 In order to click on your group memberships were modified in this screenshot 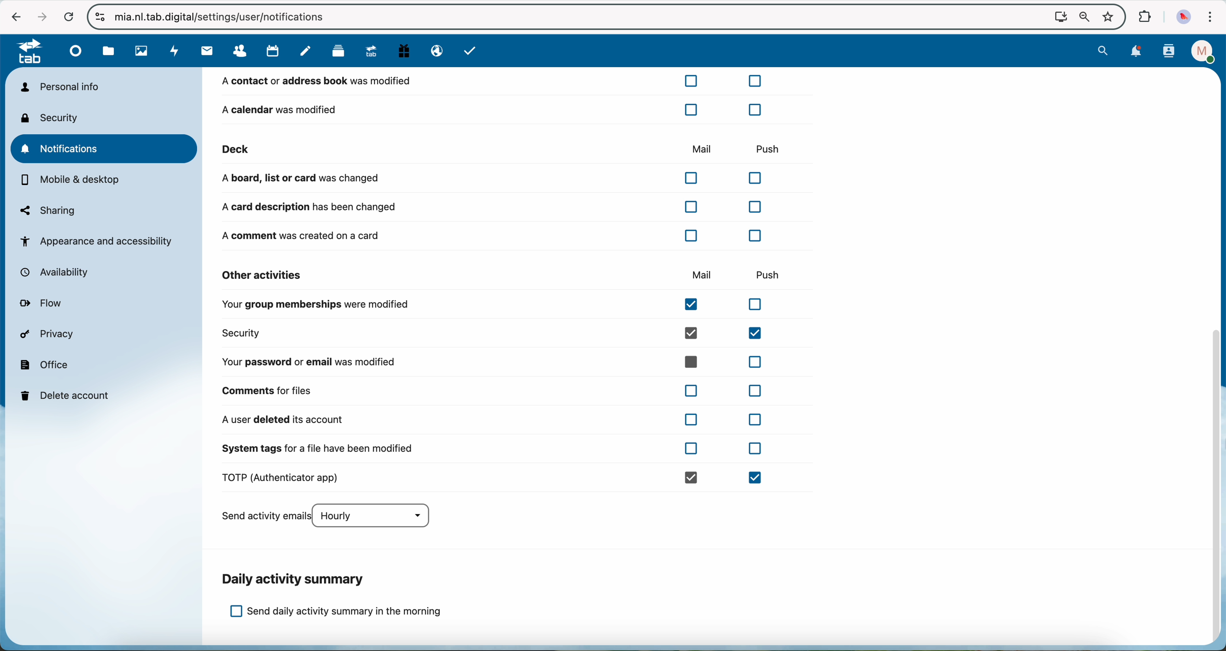, I will do `click(498, 306)`.